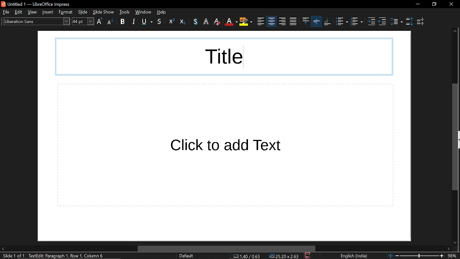 The height and width of the screenshot is (259, 460). Describe the element at coordinates (49, 12) in the screenshot. I see `insert` at that location.